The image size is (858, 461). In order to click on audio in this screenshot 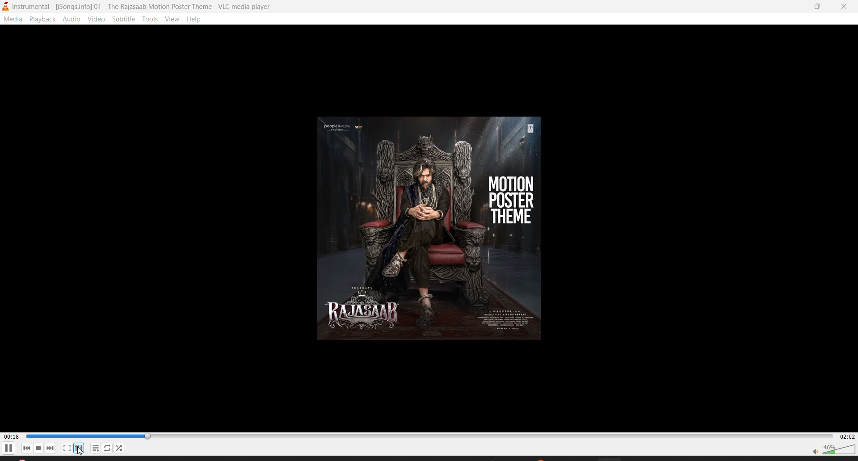, I will do `click(72, 20)`.